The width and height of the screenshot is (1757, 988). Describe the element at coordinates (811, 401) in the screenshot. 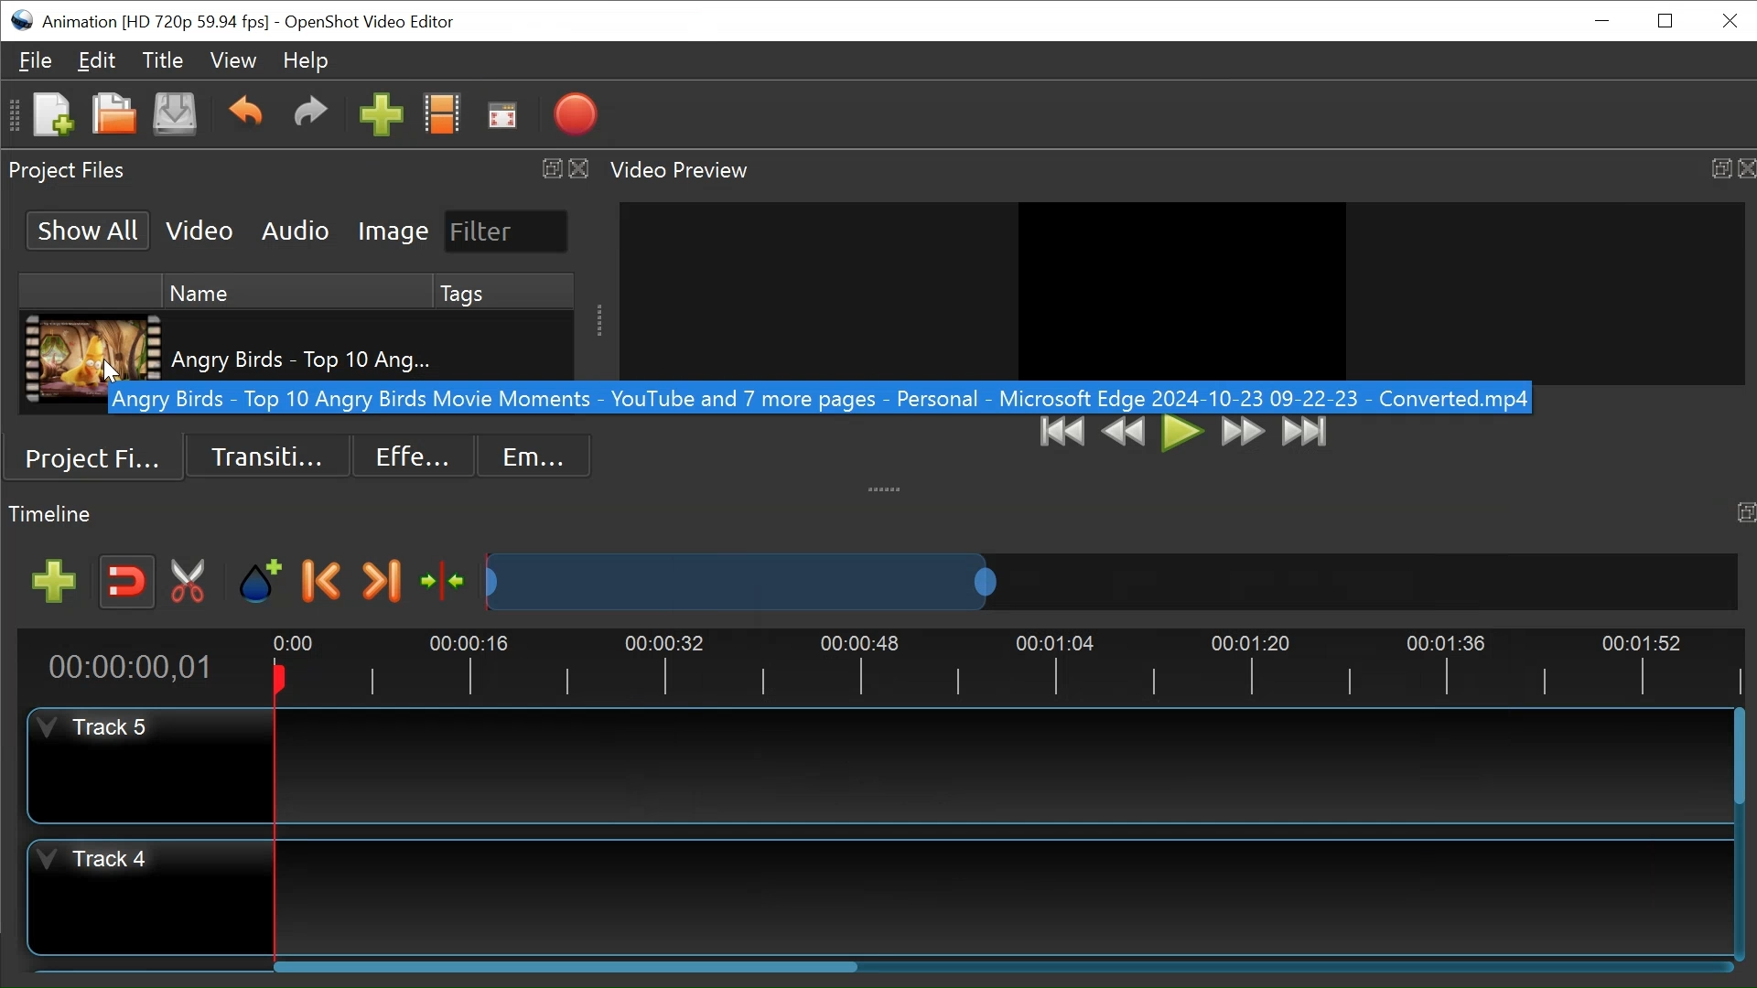

I see `text` at that location.